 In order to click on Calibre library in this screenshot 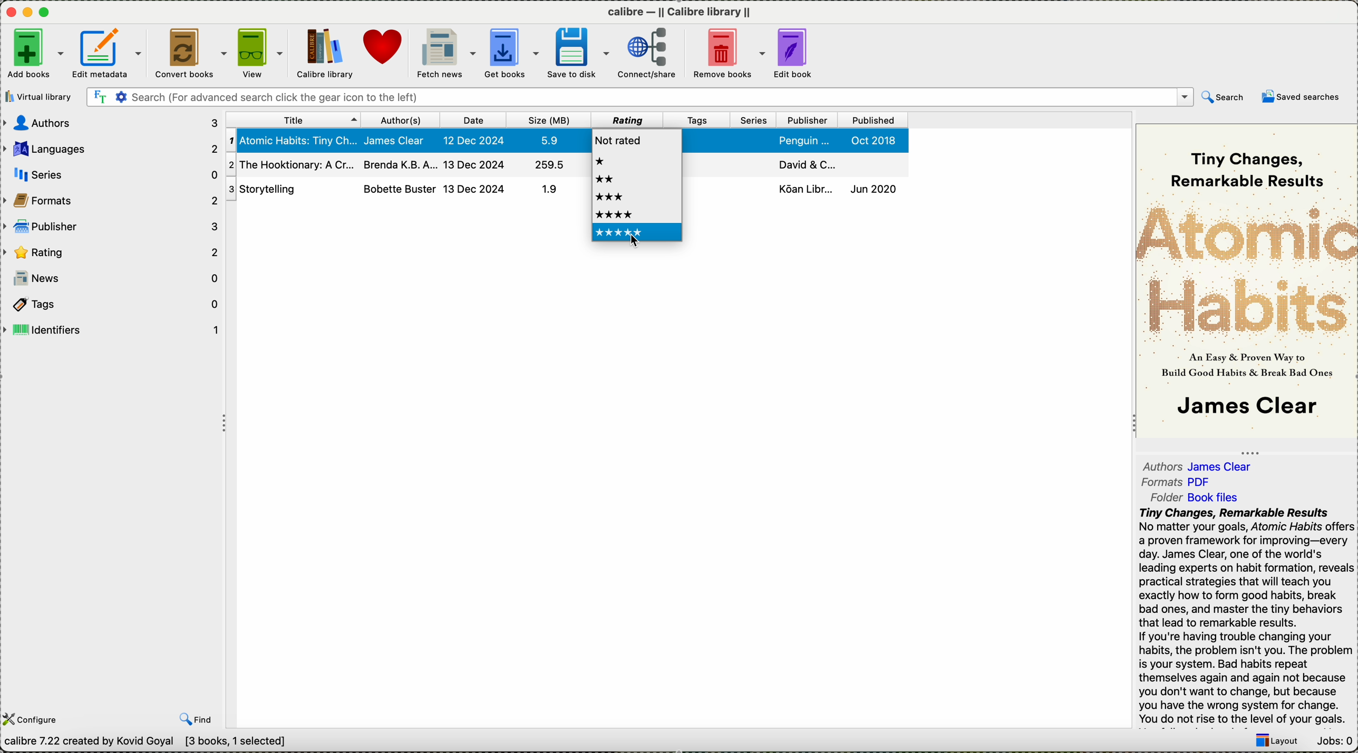, I will do `click(325, 54)`.